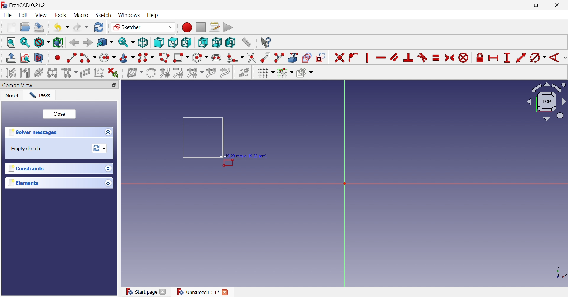 This screenshot has height=297, width=568. Describe the element at coordinates (321, 58) in the screenshot. I see `Toggle construction geometry` at that location.